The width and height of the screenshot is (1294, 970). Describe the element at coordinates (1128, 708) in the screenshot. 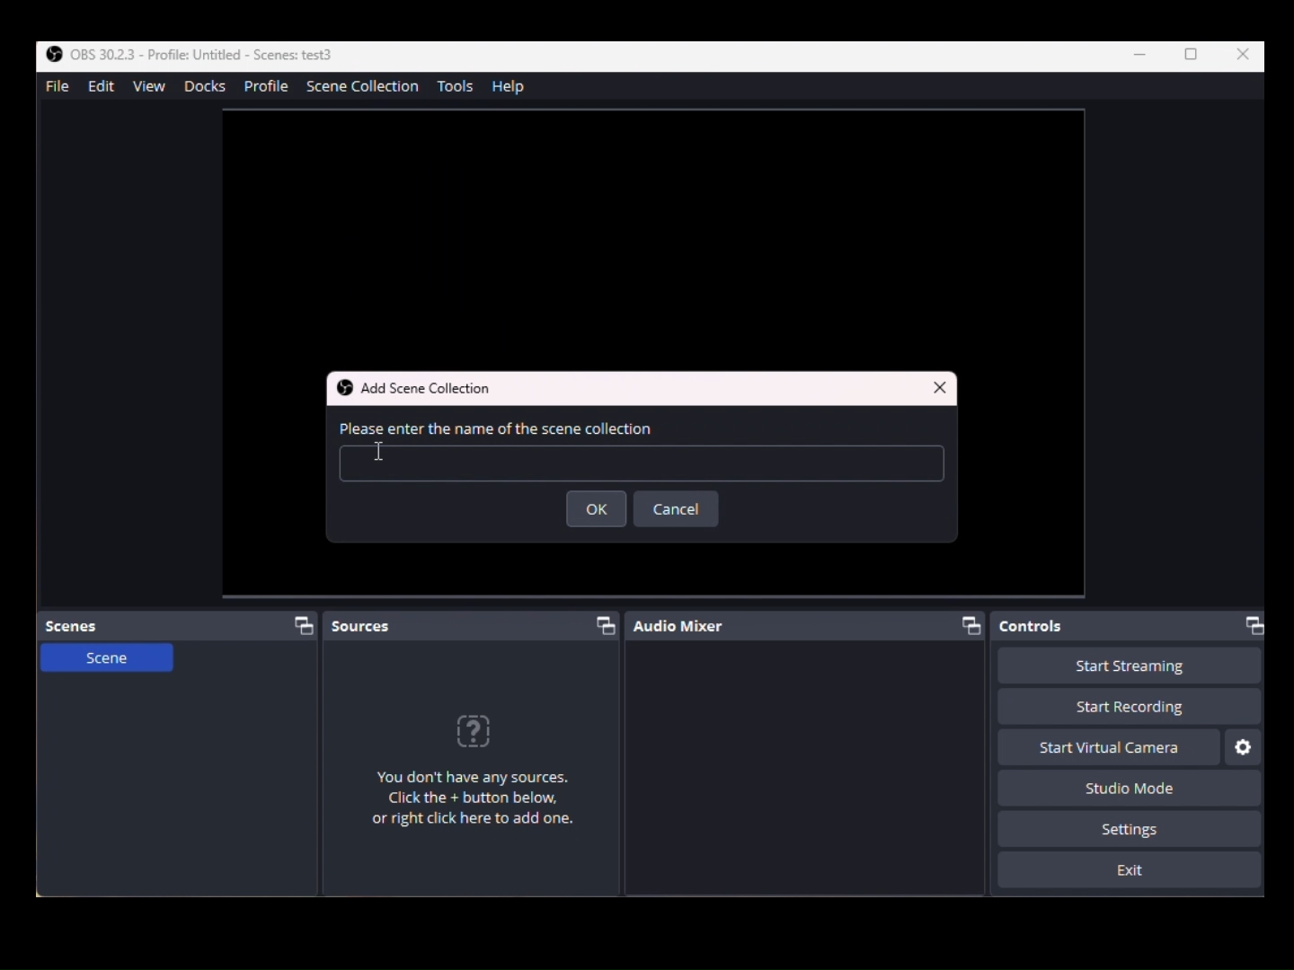

I see `Start Recording` at that location.